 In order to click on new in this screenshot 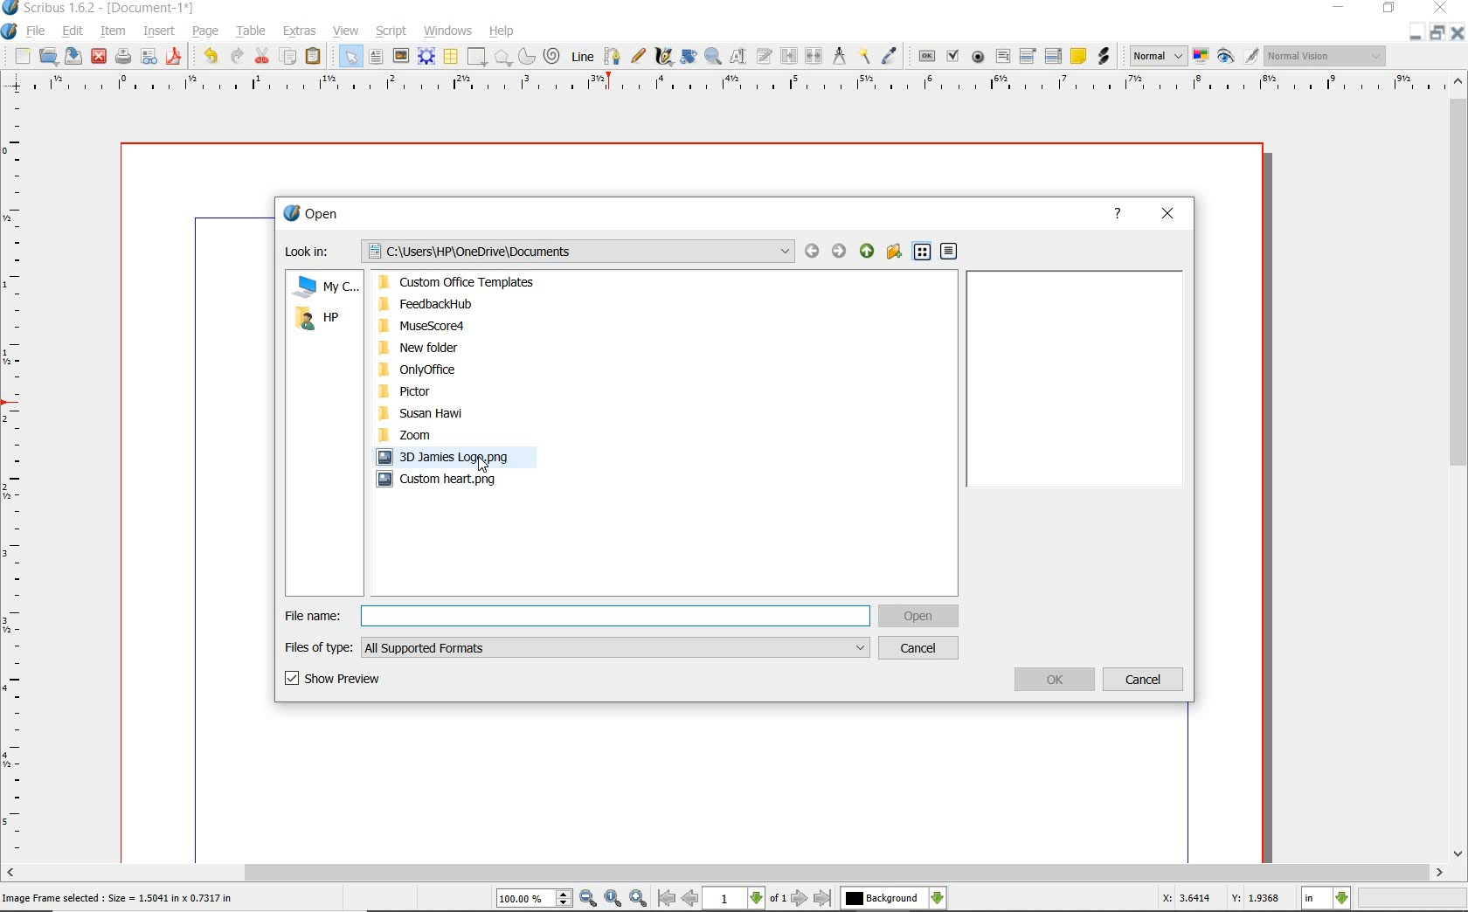, I will do `click(23, 58)`.